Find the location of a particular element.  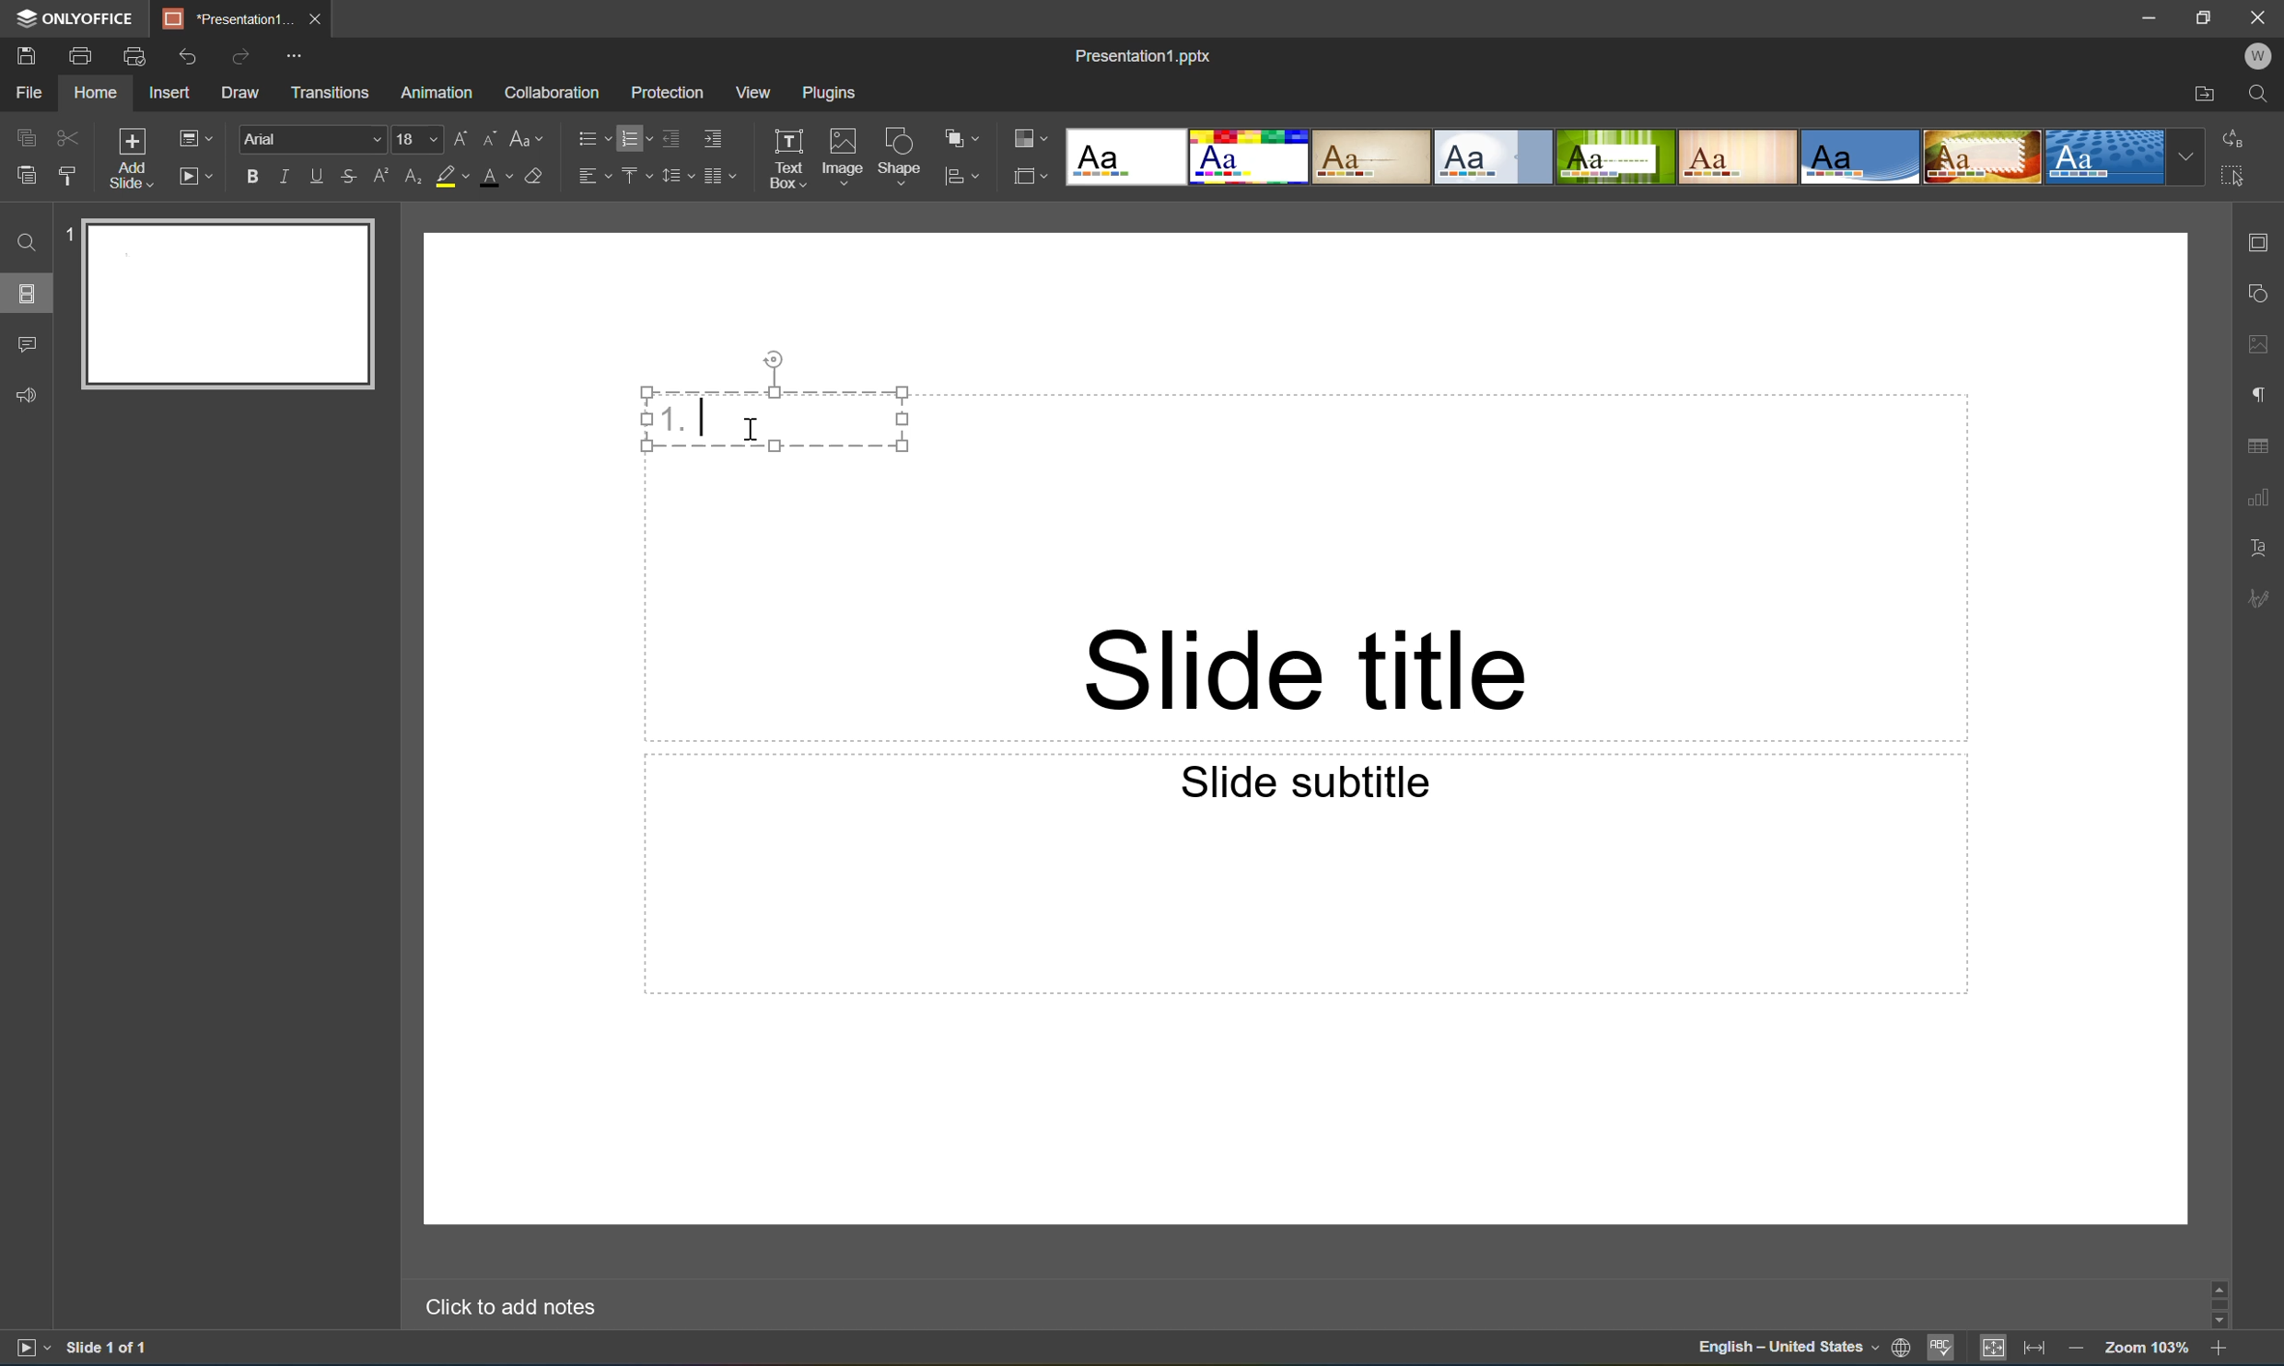

Image is located at coordinates (844, 154).